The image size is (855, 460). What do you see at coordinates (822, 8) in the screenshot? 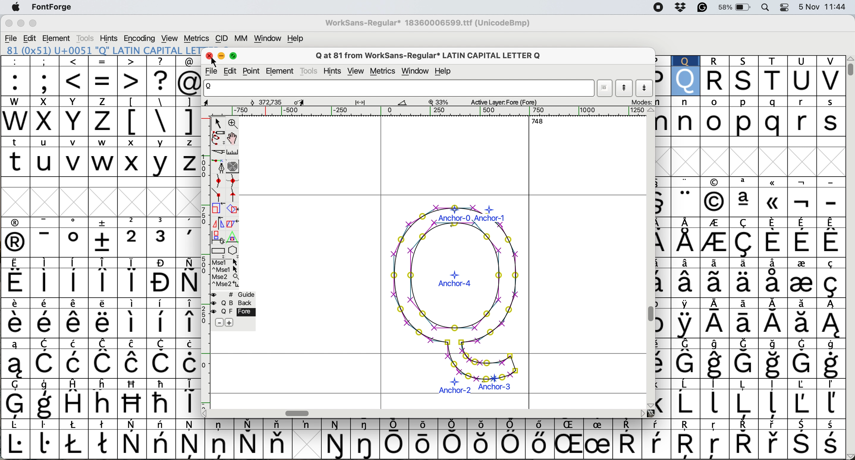
I see `5 Nov 11:44` at bounding box center [822, 8].